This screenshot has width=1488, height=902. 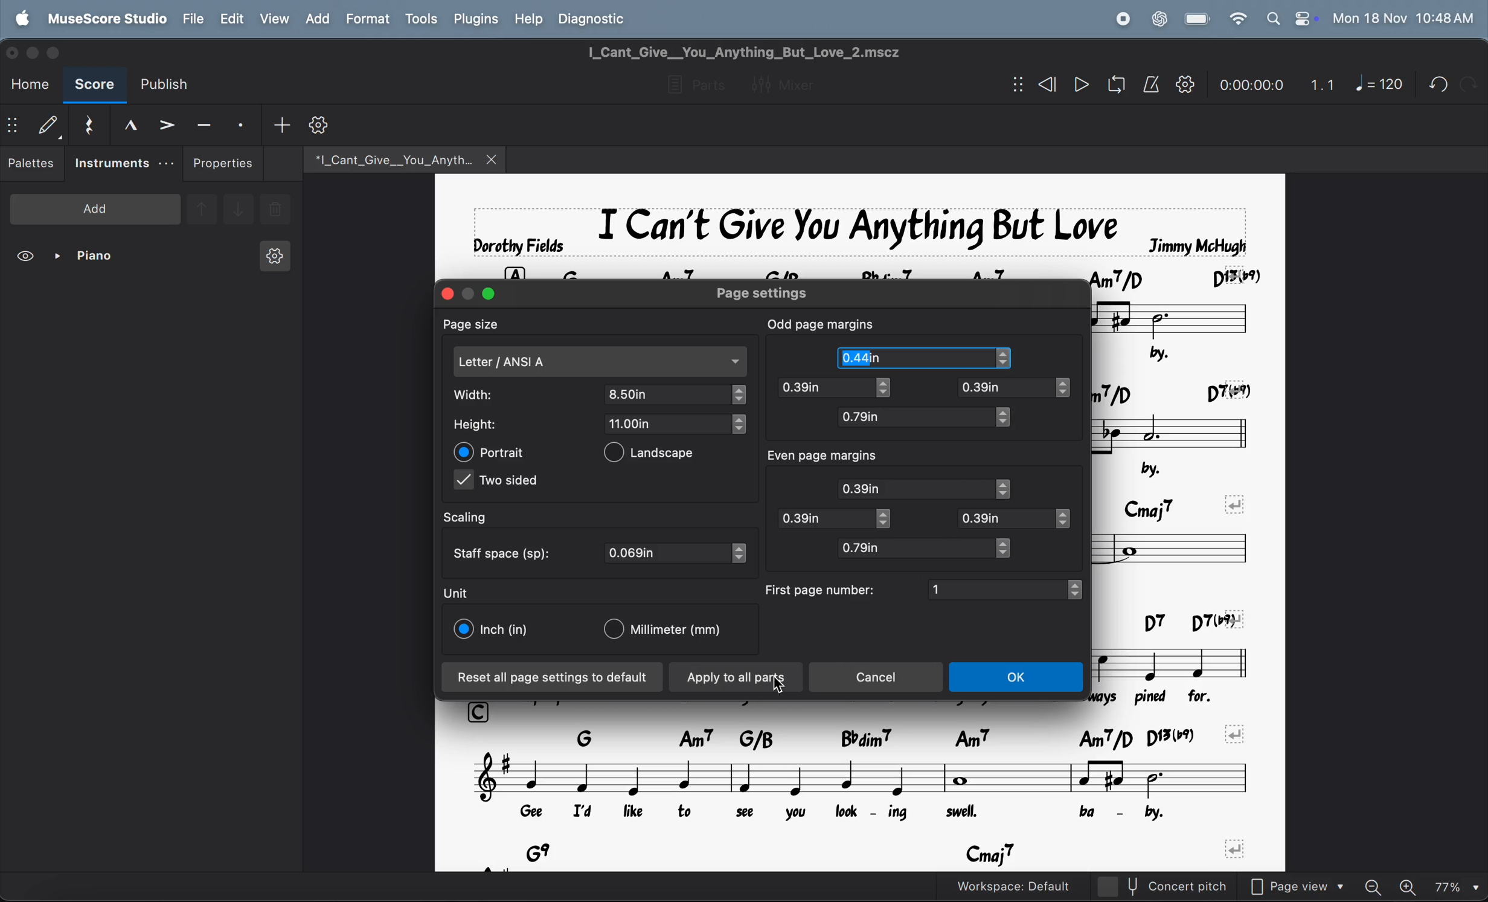 I want to click on maximize, so click(x=59, y=53).